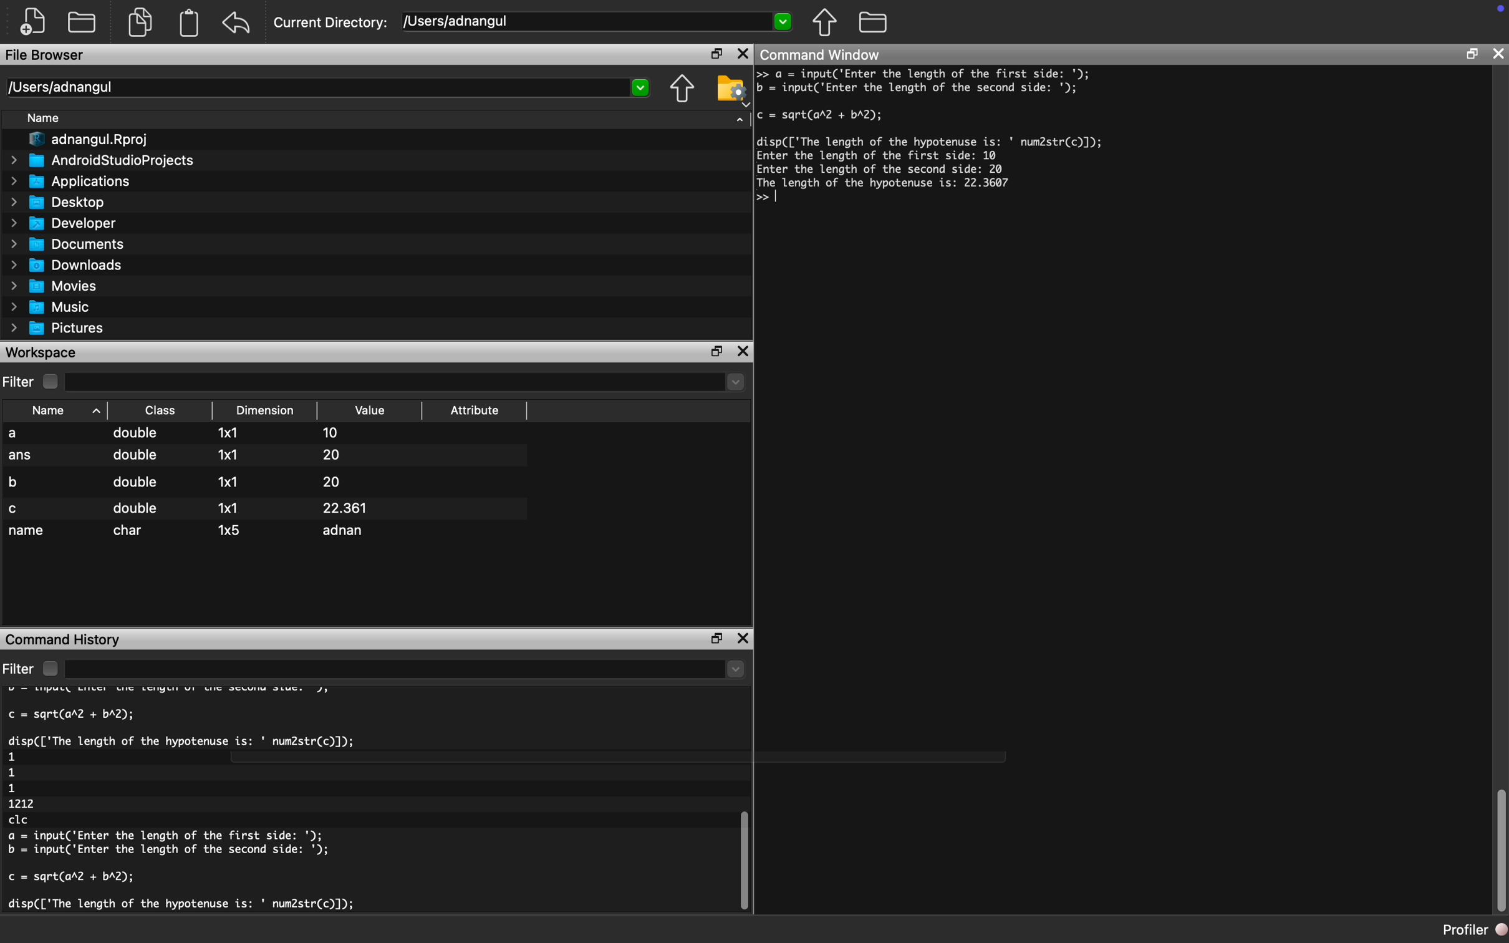 The image size is (1509, 943). What do you see at coordinates (57, 307) in the screenshot?
I see `Music` at bounding box center [57, 307].